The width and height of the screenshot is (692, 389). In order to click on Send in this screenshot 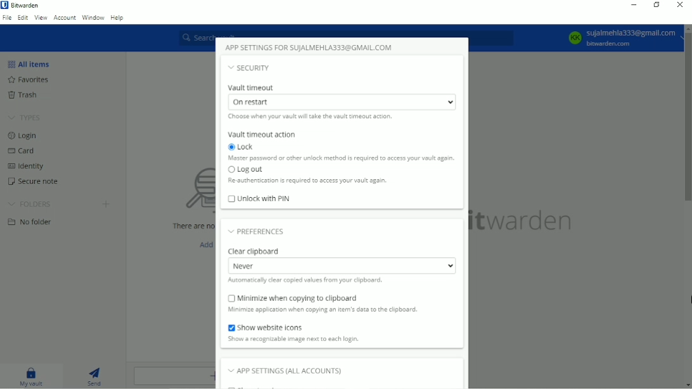, I will do `click(95, 375)`.